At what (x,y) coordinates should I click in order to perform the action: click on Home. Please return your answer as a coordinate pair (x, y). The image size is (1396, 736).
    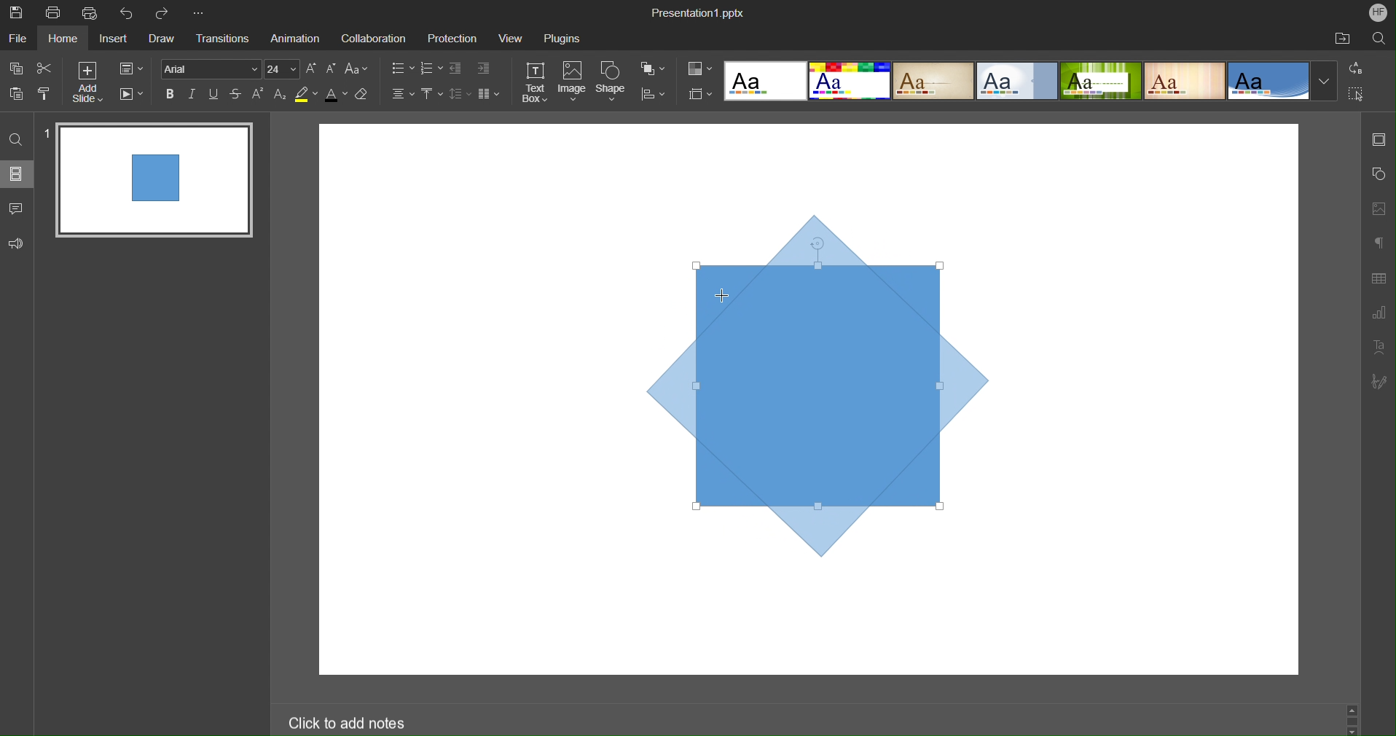
    Looking at the image, I should click on (63, 38).